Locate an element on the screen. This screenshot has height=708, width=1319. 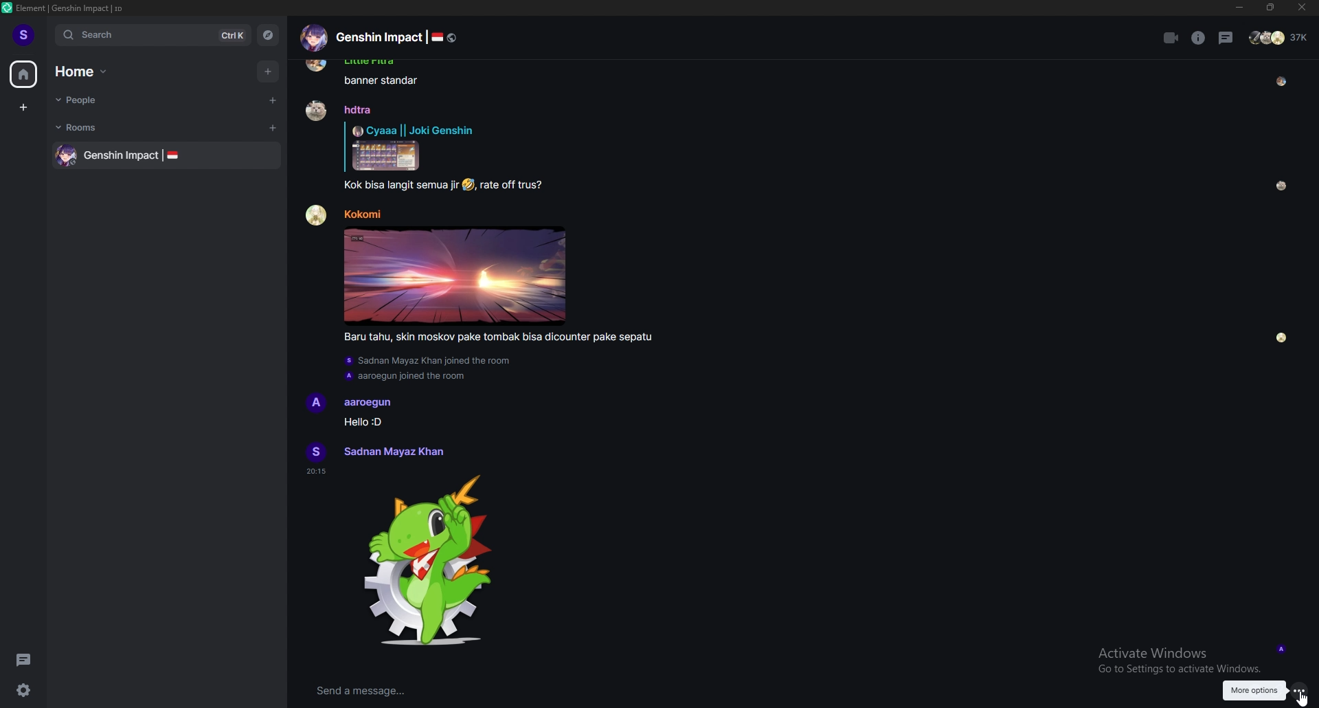
info is located at coordinates (1199, 38).